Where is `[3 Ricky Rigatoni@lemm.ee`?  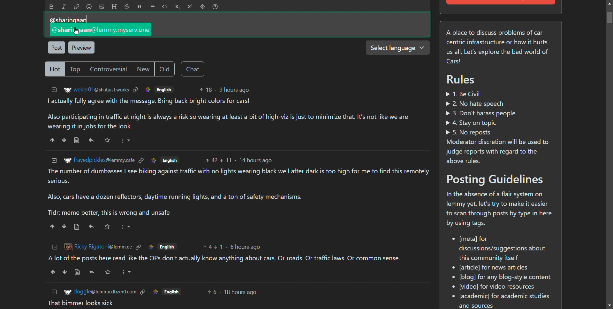 [3 Ricky Rigatoni@lemm.ee is located at coordinates (97, 246).